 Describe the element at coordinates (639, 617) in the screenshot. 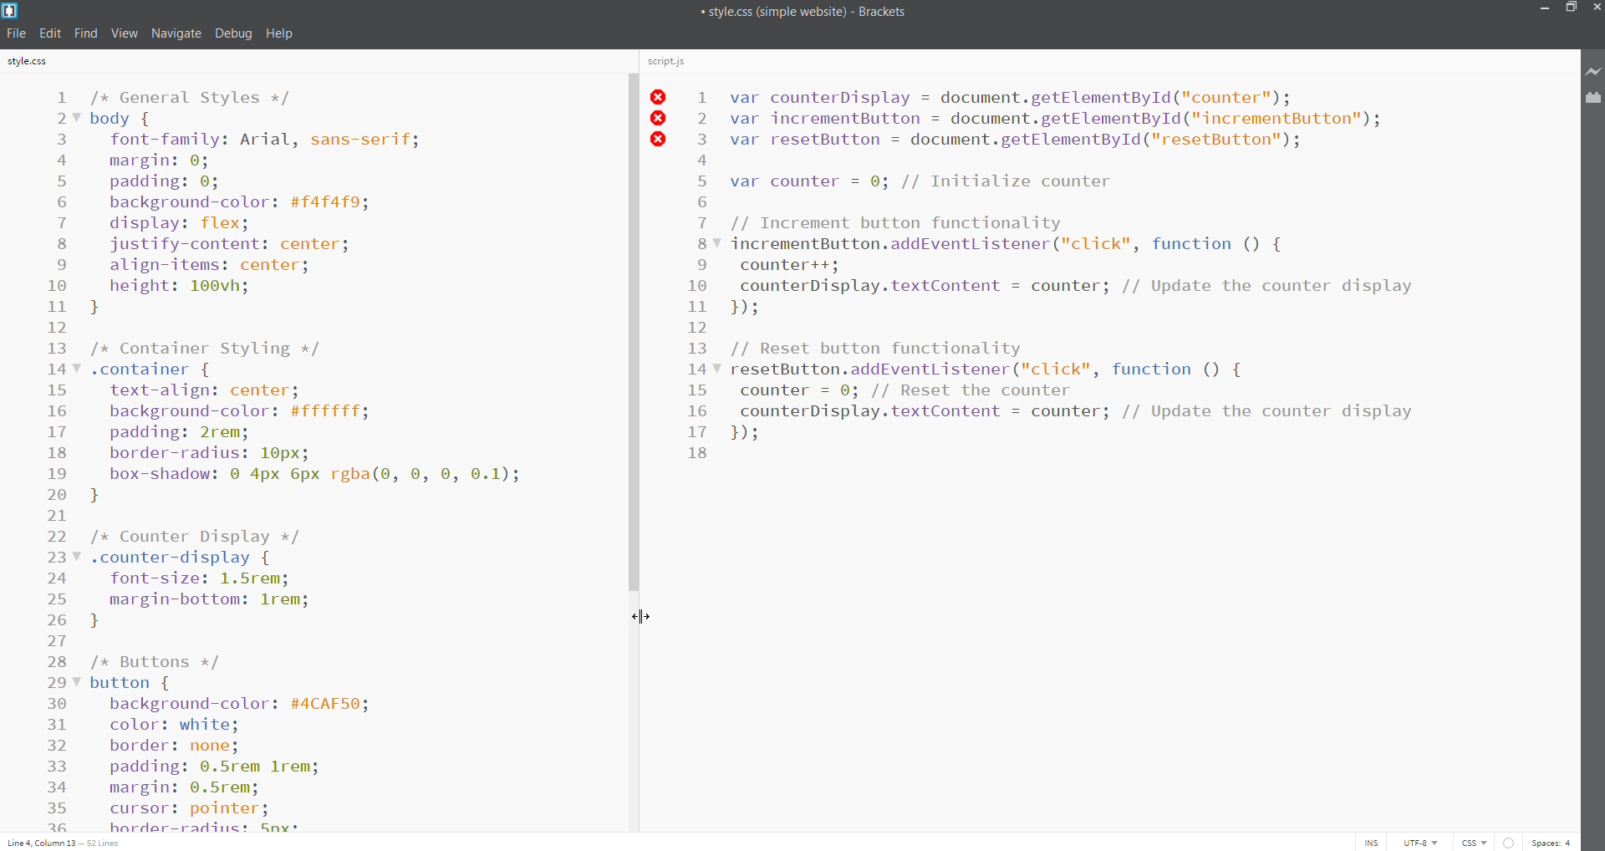

I see `cursor` at that location.